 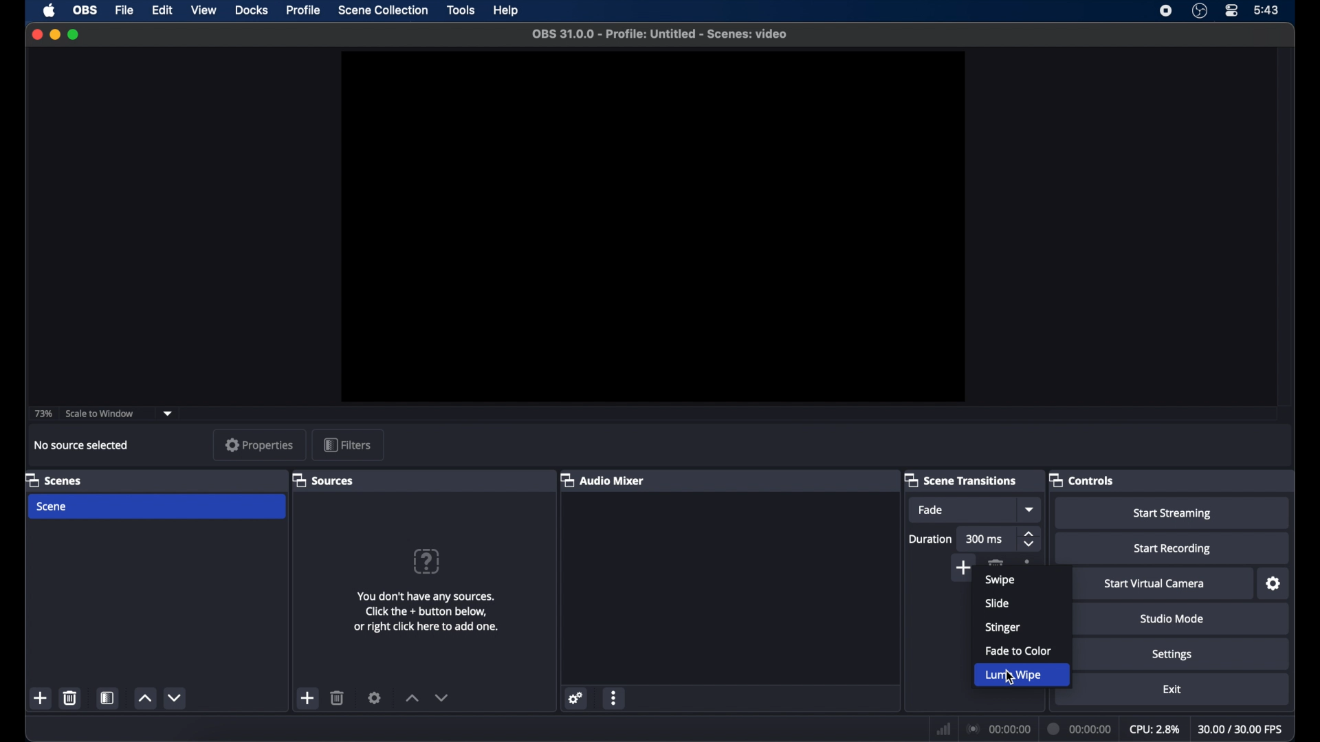 I want to click on fade, so click(x=931, y=510).